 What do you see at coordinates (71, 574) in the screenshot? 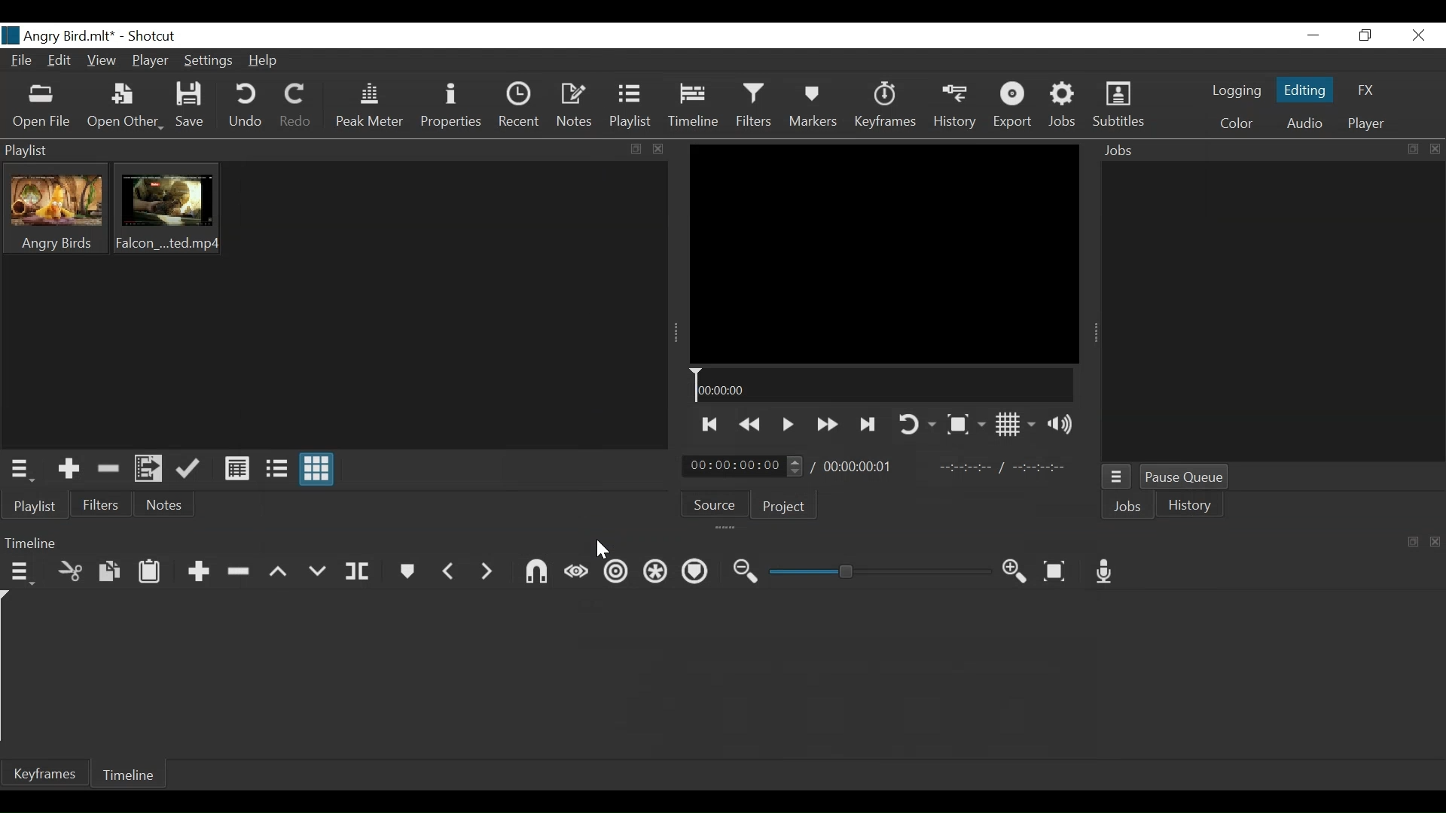
I see `Cut` at bounding box center [71, 574].